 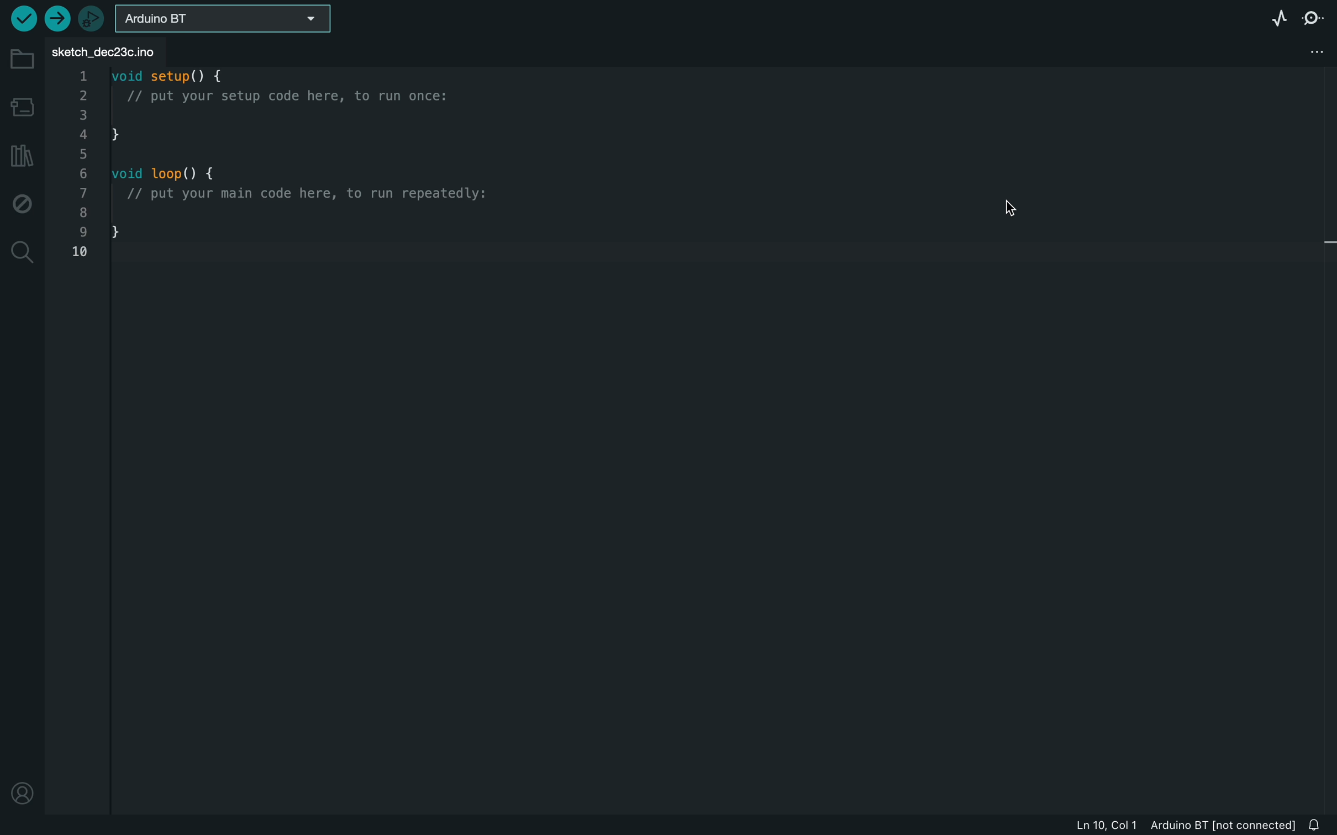 I want to click on file tab, so click(x=117, y=50).